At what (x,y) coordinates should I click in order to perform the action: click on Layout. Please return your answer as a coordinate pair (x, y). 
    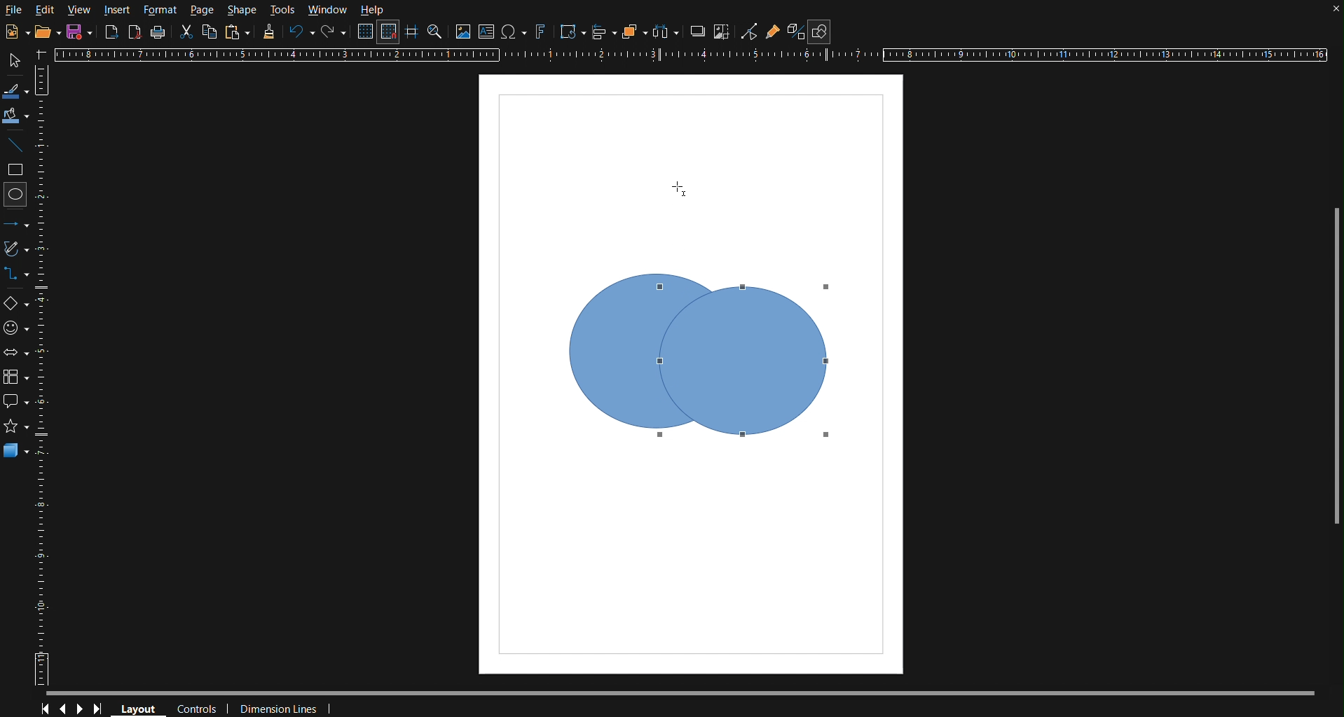
    Looking at the image, I should click on (143, 707).